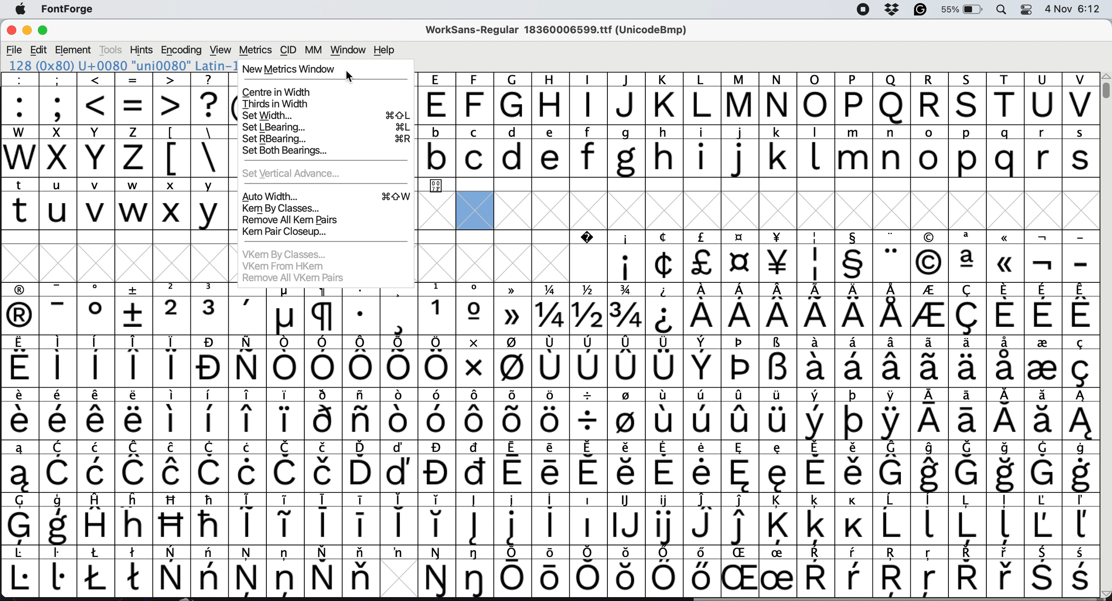 The width and height of the screenshot is (1112, 601). Describe the element at coordinates (290, 69) in the screenshot. I see `new metrics window` at that location.